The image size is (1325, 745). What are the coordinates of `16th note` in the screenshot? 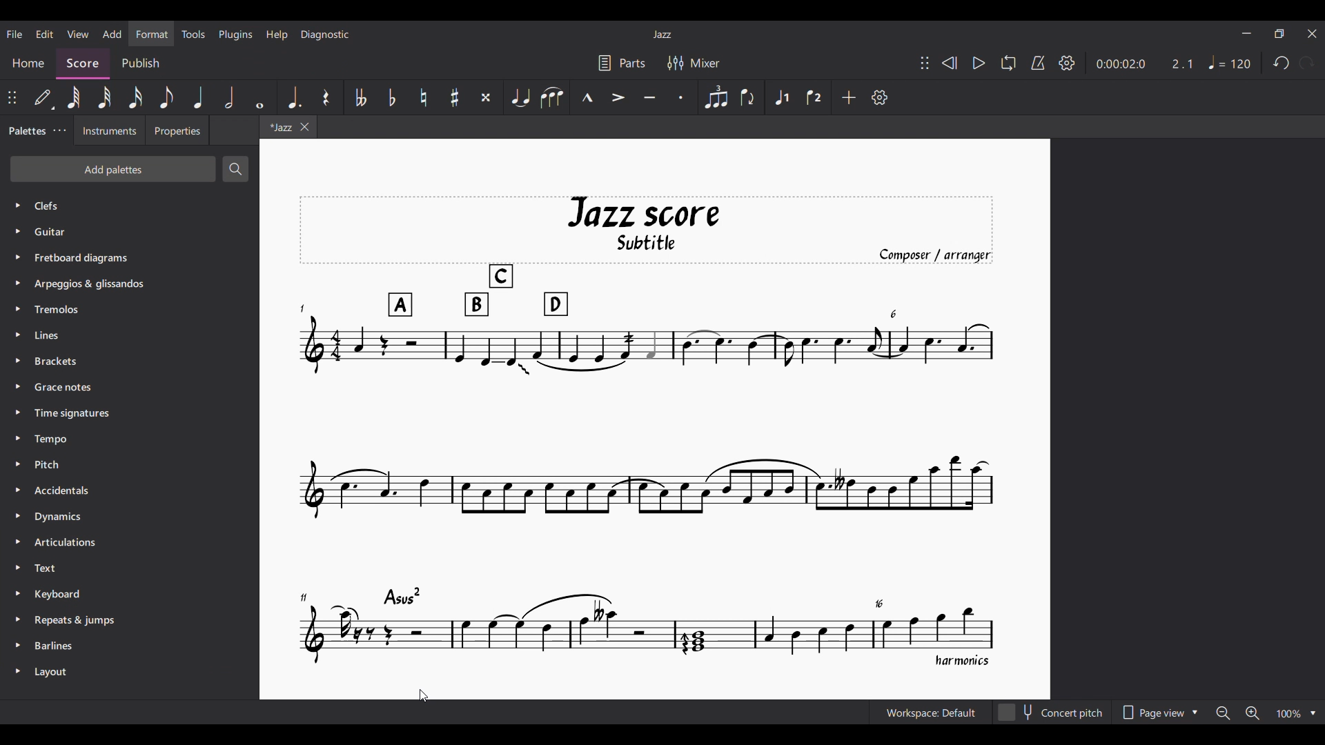 It's located at (136, 97).